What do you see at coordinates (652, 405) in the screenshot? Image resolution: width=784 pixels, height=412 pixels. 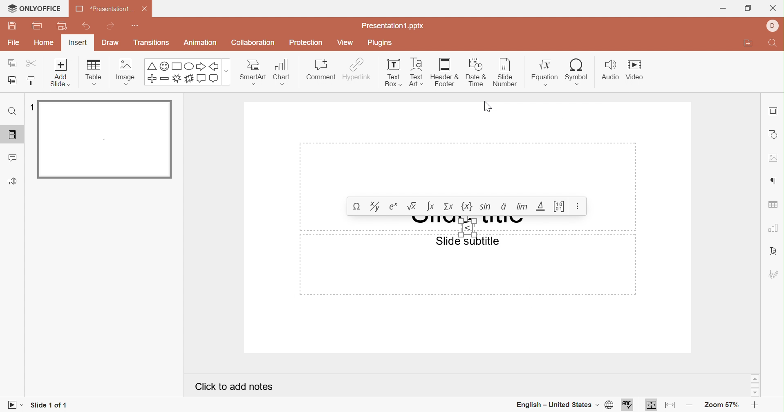 I see `Fit to slide` at bounding box center [652, 405].